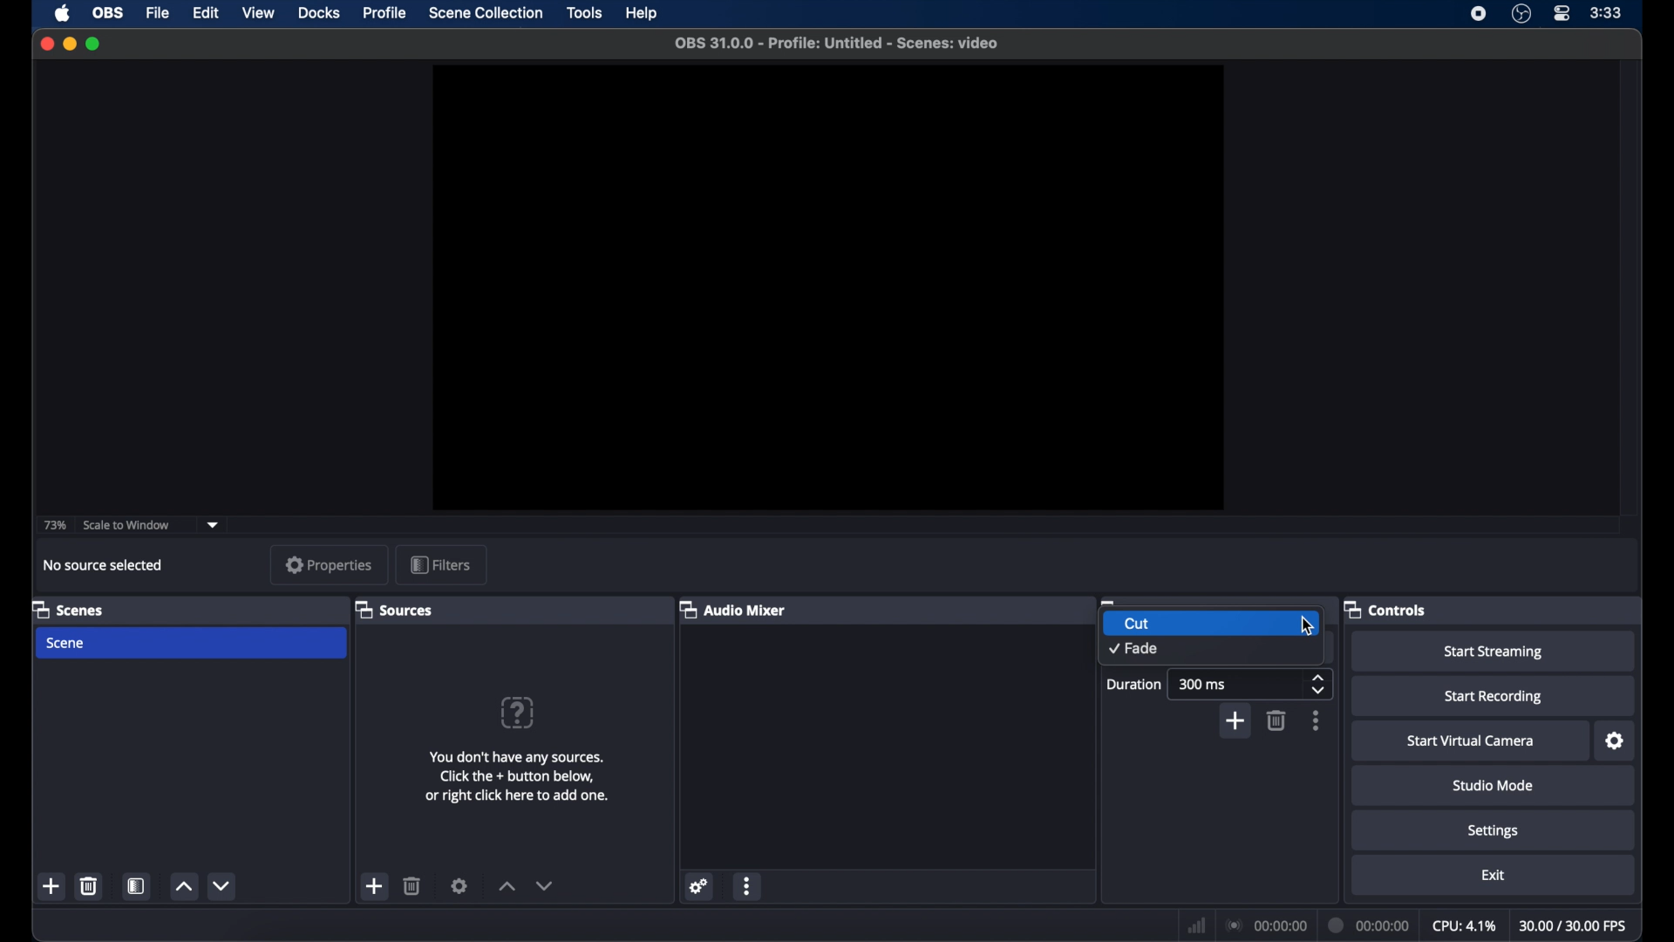  What do you see at coordinates (1494, 697) in the screenshot?
I see `start recording` at bounding box center [1494, 697].